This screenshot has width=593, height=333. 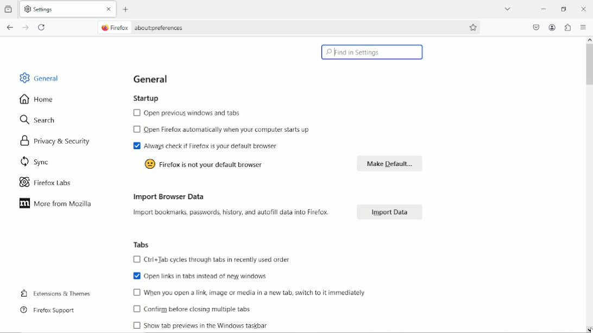 What do you see at coordinates (39, 78) in the screenshot?
I see `general` at bounding box center [39, 78].